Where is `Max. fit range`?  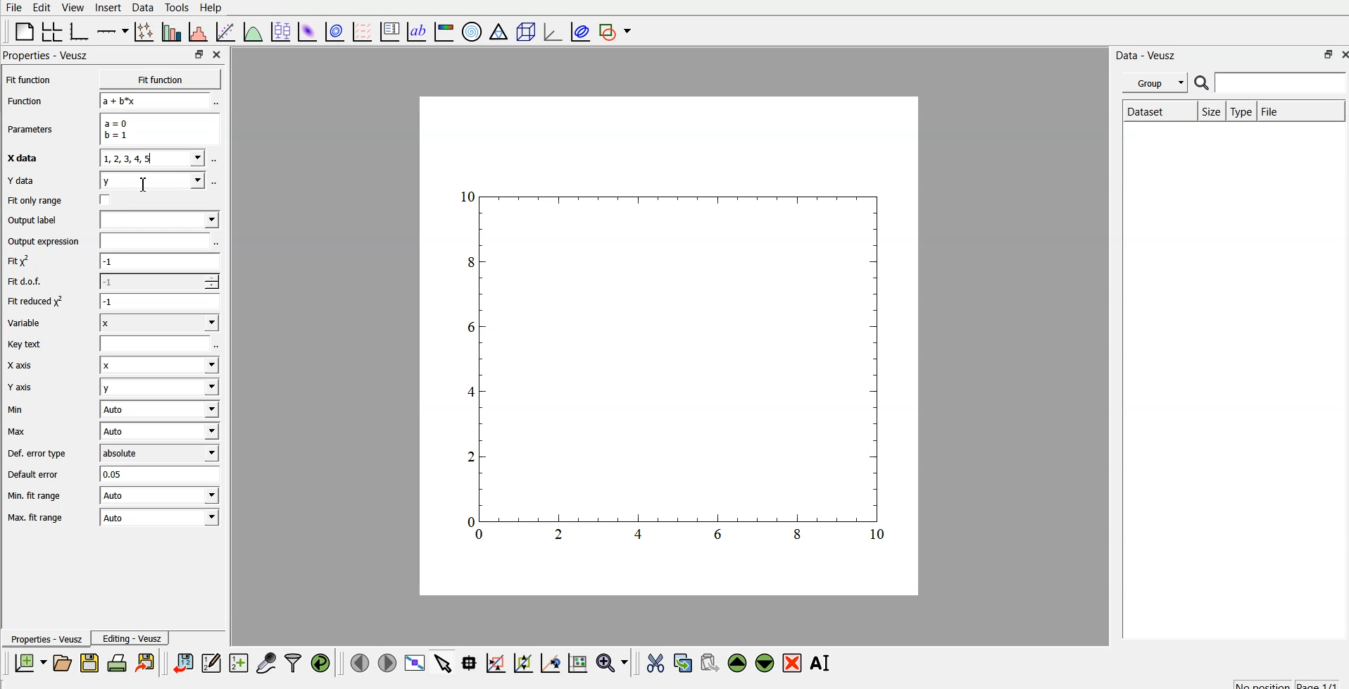
Max. fit range is located at coordinates (36, 519).